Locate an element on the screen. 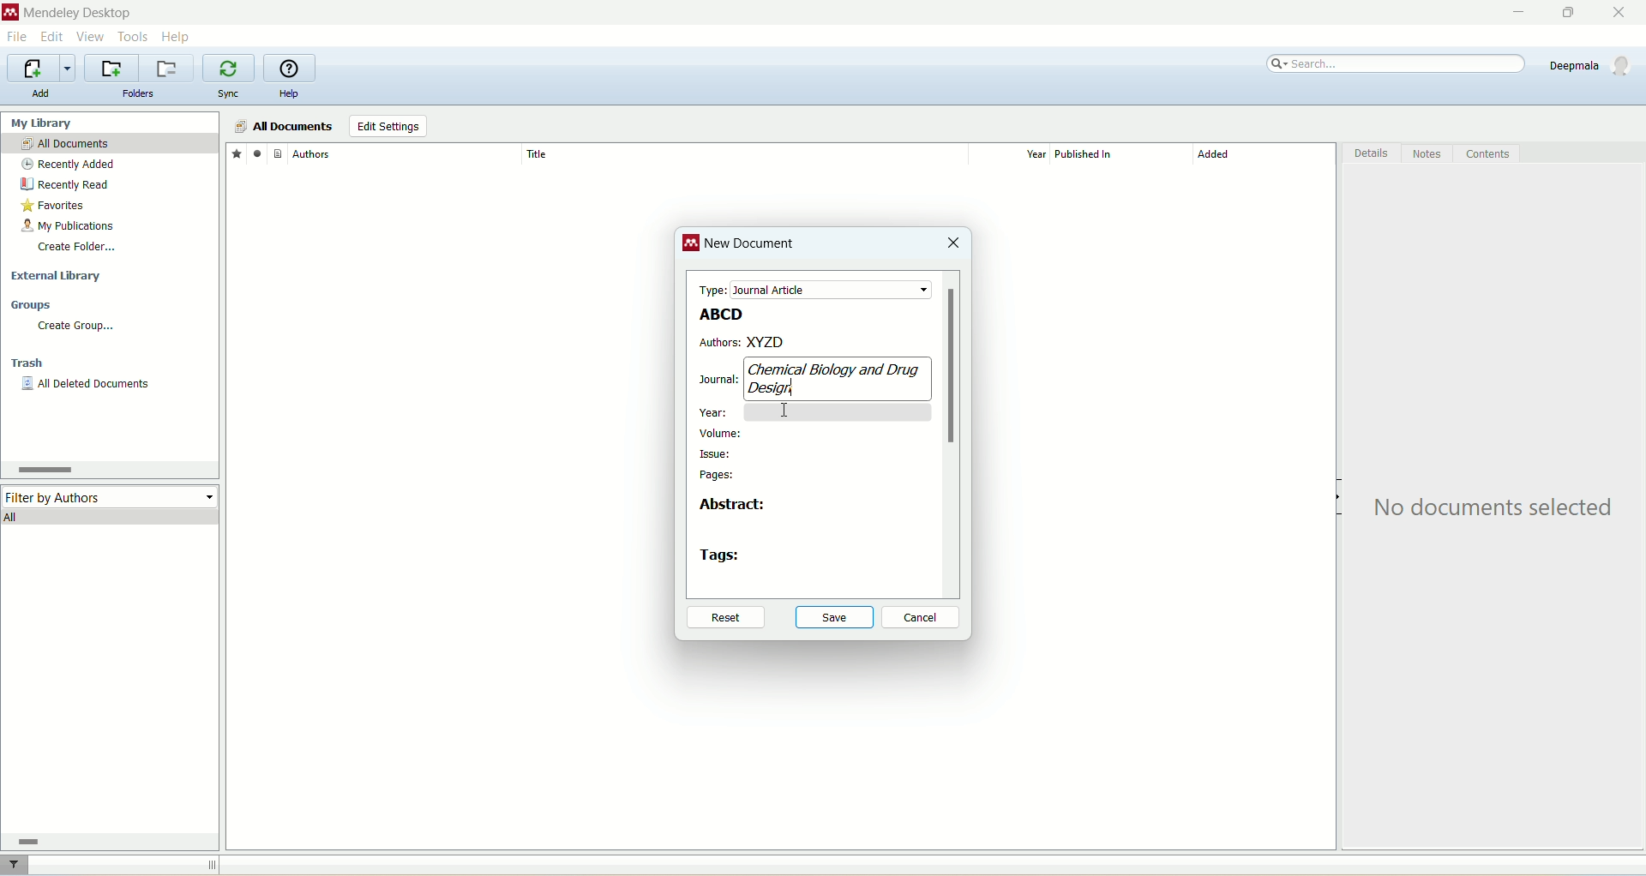  Desigr is located at coordinates (777, 386).